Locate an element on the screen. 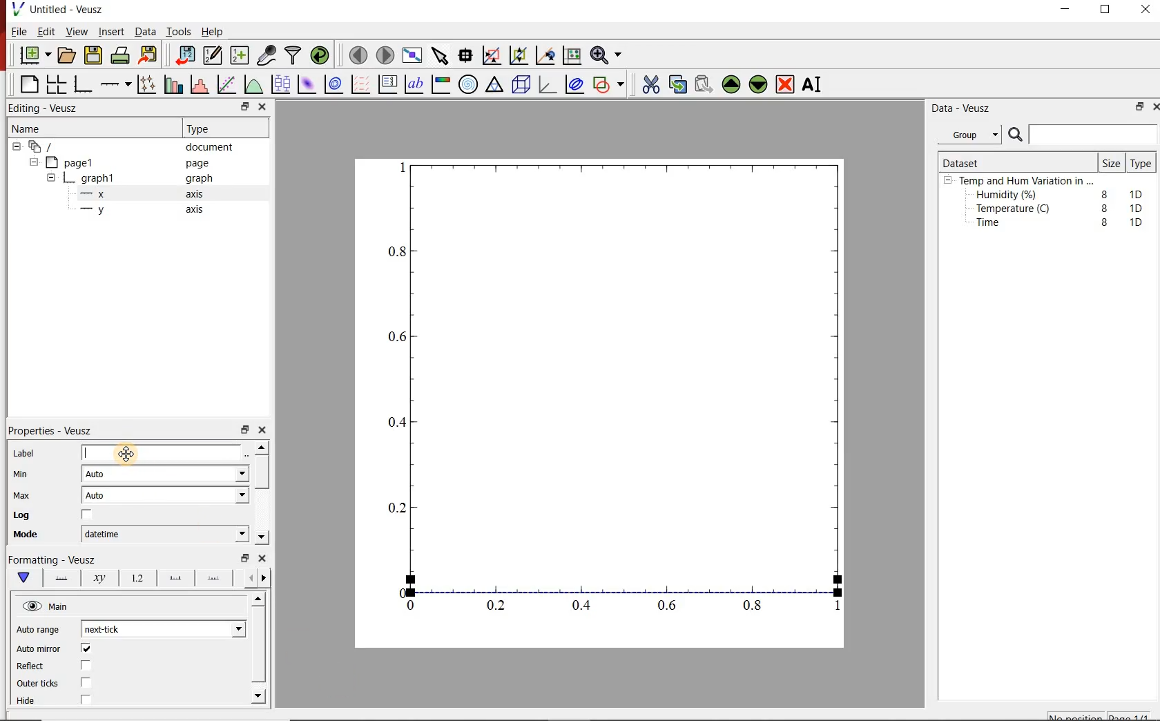 This screenshot has width=1160, height=721. 0.4 is located at coordinates (583, 606).